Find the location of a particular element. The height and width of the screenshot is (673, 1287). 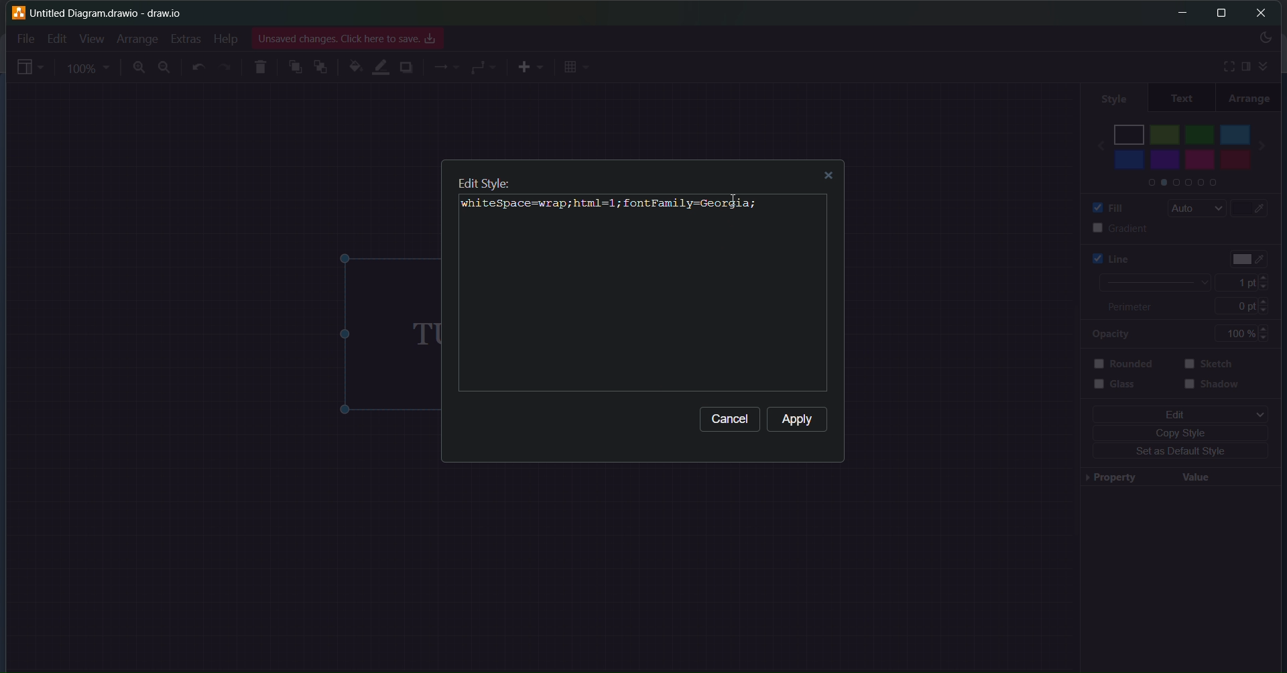

sidebar is located at coordinates (1245, 66).